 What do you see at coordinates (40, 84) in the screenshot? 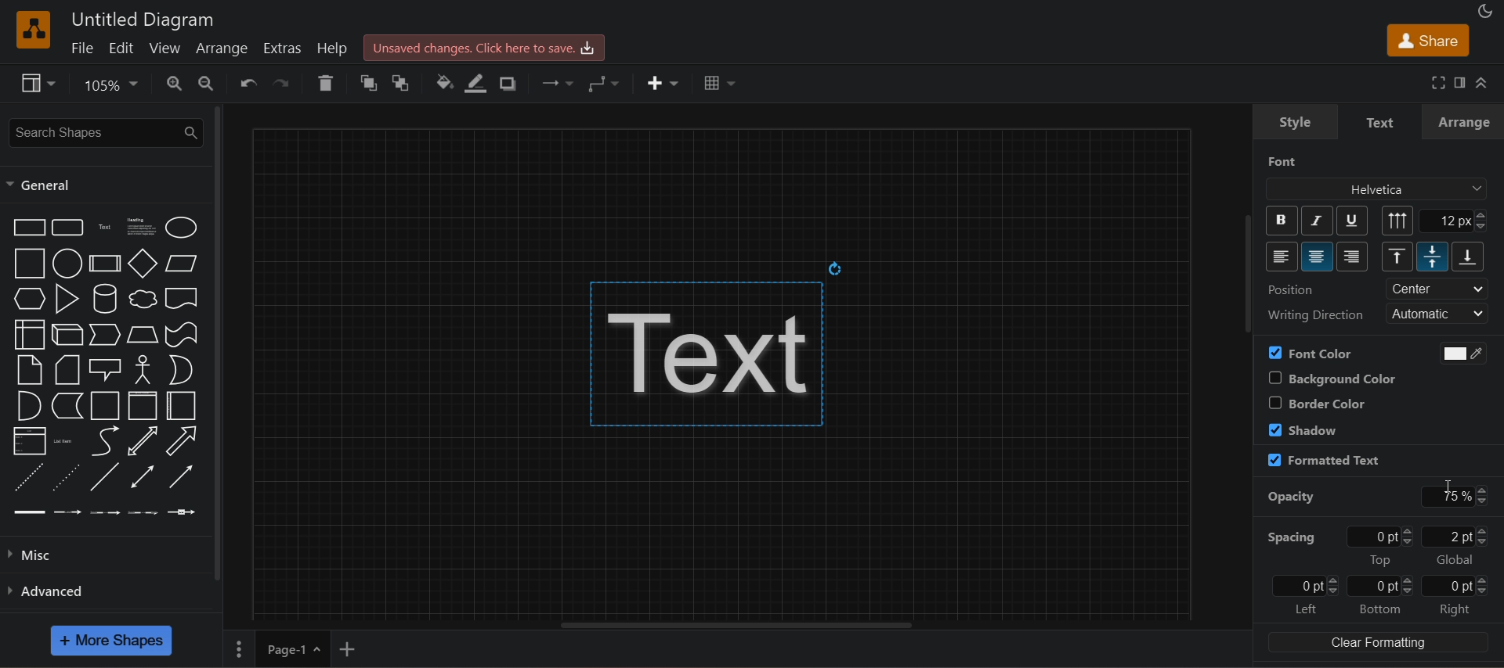
I see `view` at bounding box center [40, 84].